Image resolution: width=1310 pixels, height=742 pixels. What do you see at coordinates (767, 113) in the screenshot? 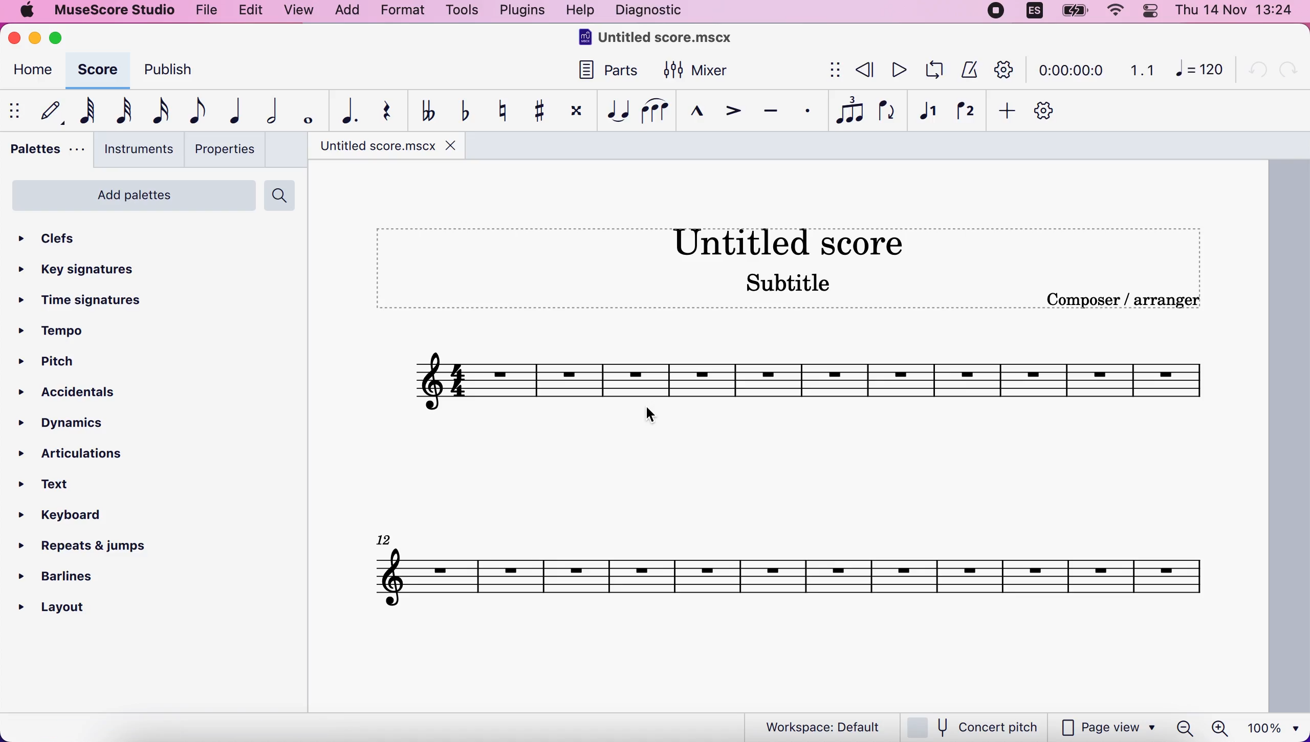
I see `tenuto` at bounding box center [767, 113].